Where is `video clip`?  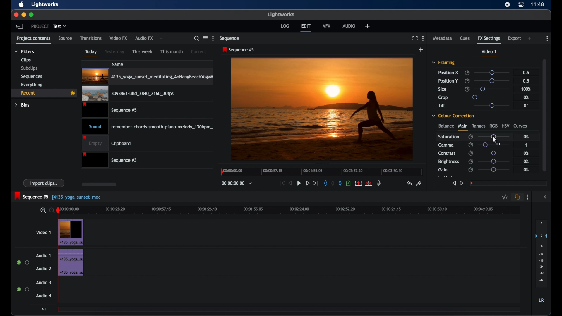 video clip is located at coordinates (110, 110).